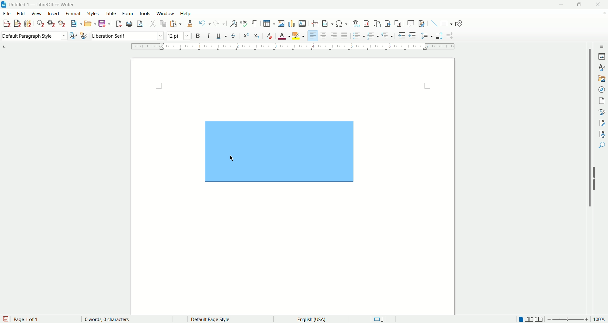 This screenshot has height=323, width=608. What do you see at coordinates (34, 36) in the screenshot?
I see `paragraph style` at bounding box center [34, 36].